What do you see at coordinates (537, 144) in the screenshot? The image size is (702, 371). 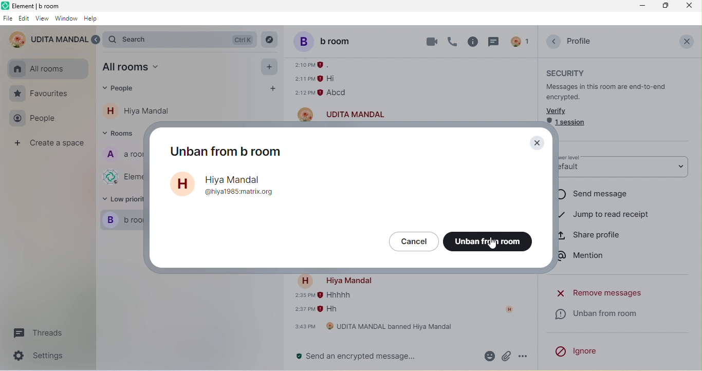 I see `close` at bounding box center [537, 144].